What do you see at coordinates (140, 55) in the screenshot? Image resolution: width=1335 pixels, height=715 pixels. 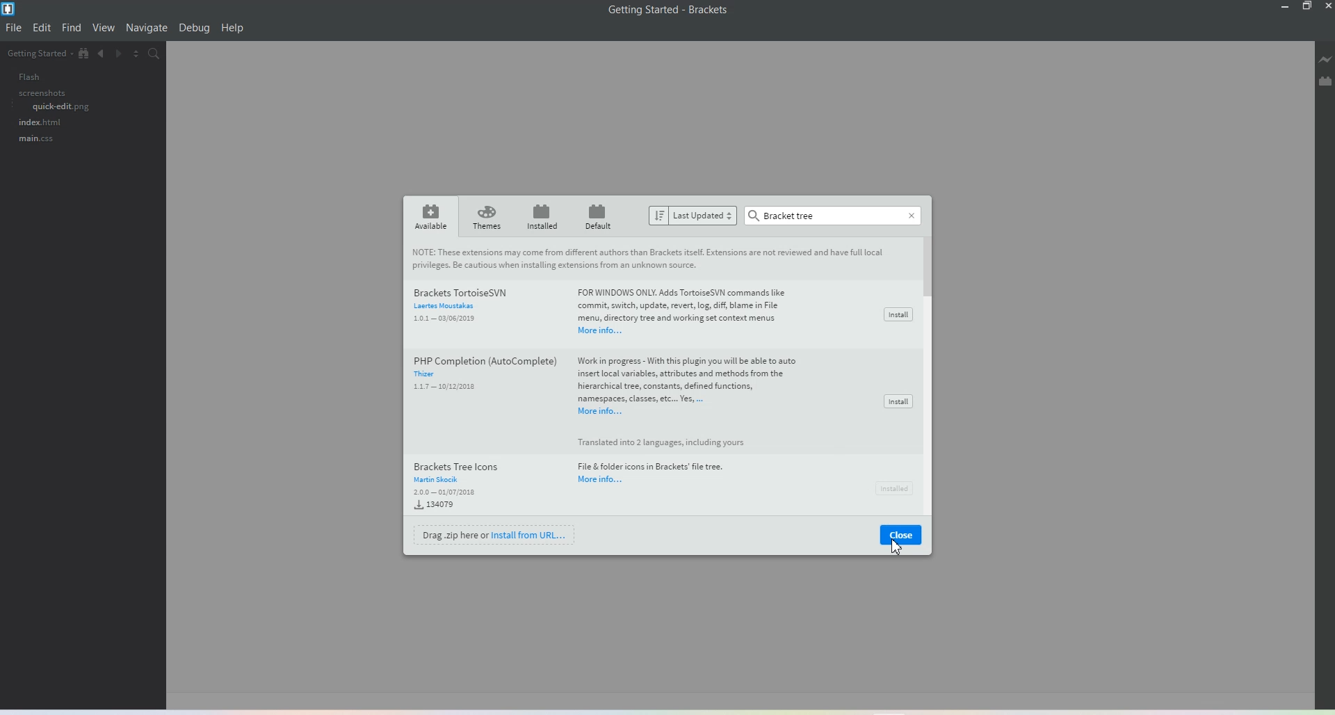 I see `Split the editor vertically or Horizontally` at bounding box center [140, 55].